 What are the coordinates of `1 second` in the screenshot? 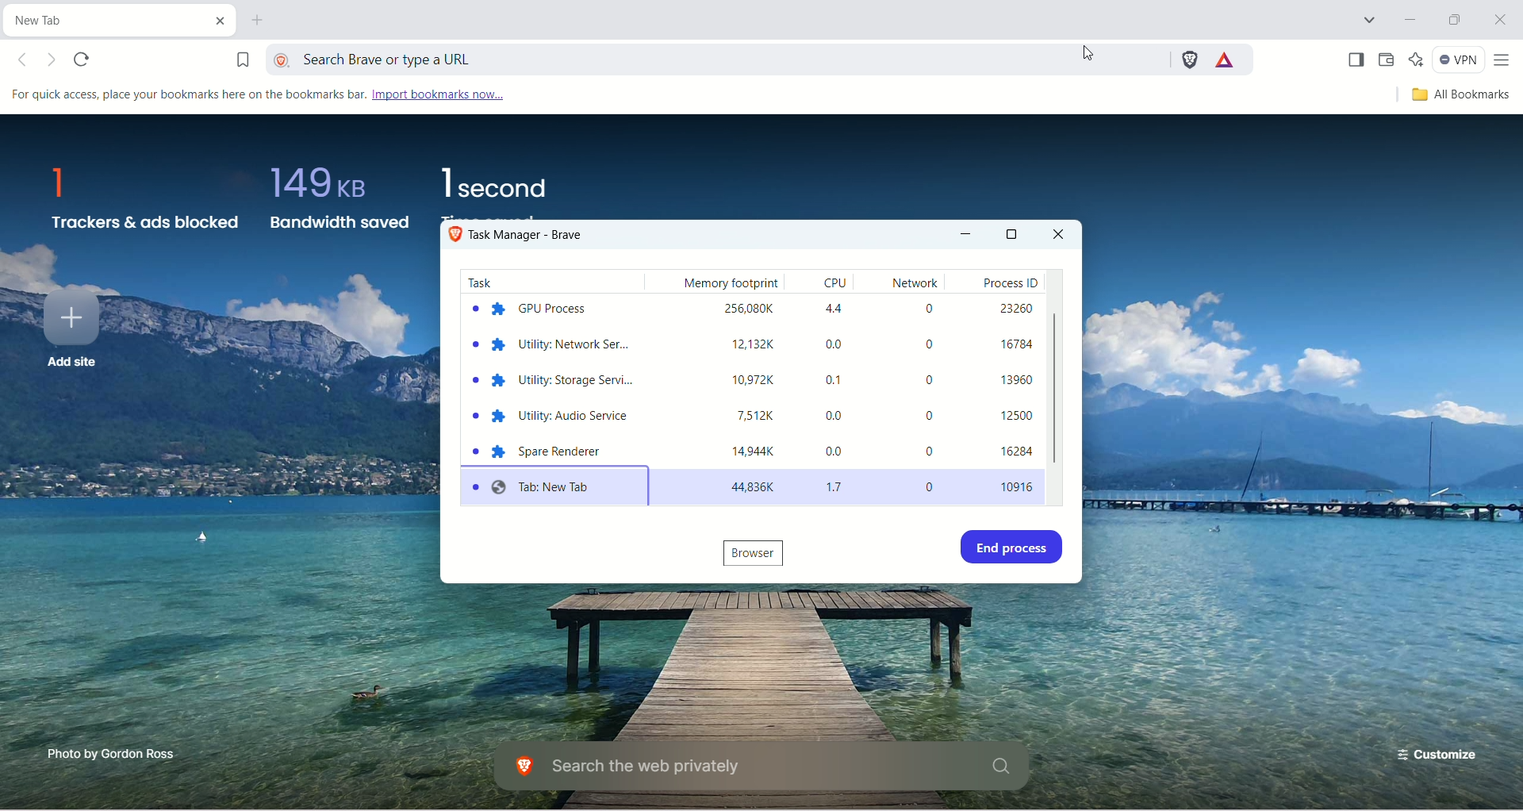 It's located at (493, 182).